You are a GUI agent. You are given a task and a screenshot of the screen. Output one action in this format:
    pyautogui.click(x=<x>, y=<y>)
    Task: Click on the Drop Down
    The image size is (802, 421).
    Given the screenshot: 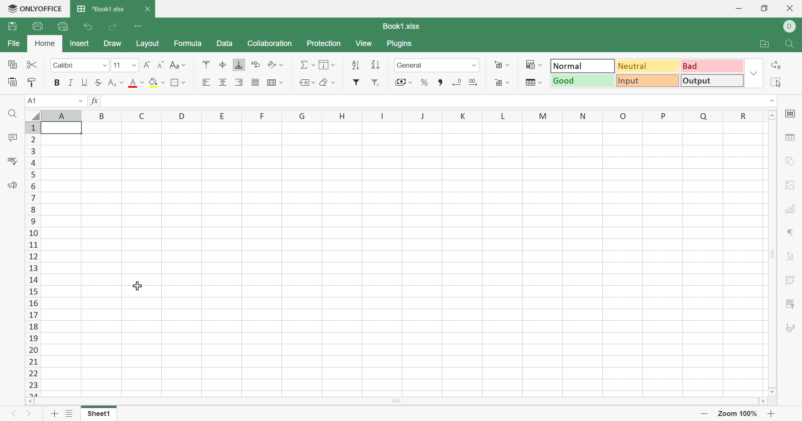 What is the action you would take?
    pyautogui.click(x=774, y=99)
    